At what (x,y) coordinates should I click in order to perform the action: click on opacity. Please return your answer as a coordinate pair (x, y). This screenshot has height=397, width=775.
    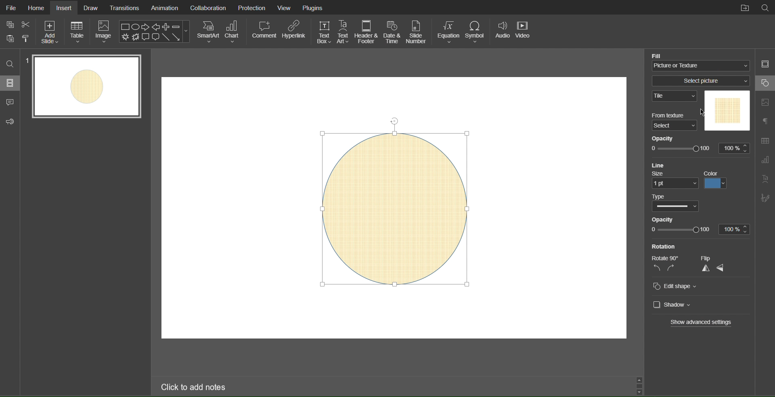
    Looking at the image, I should click on (668, 219).